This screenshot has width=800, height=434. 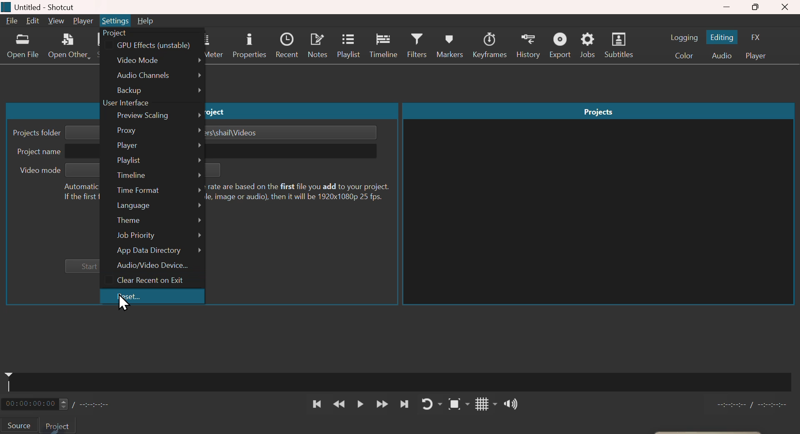 I want to click on Timeline, so click(x=151, y=176).